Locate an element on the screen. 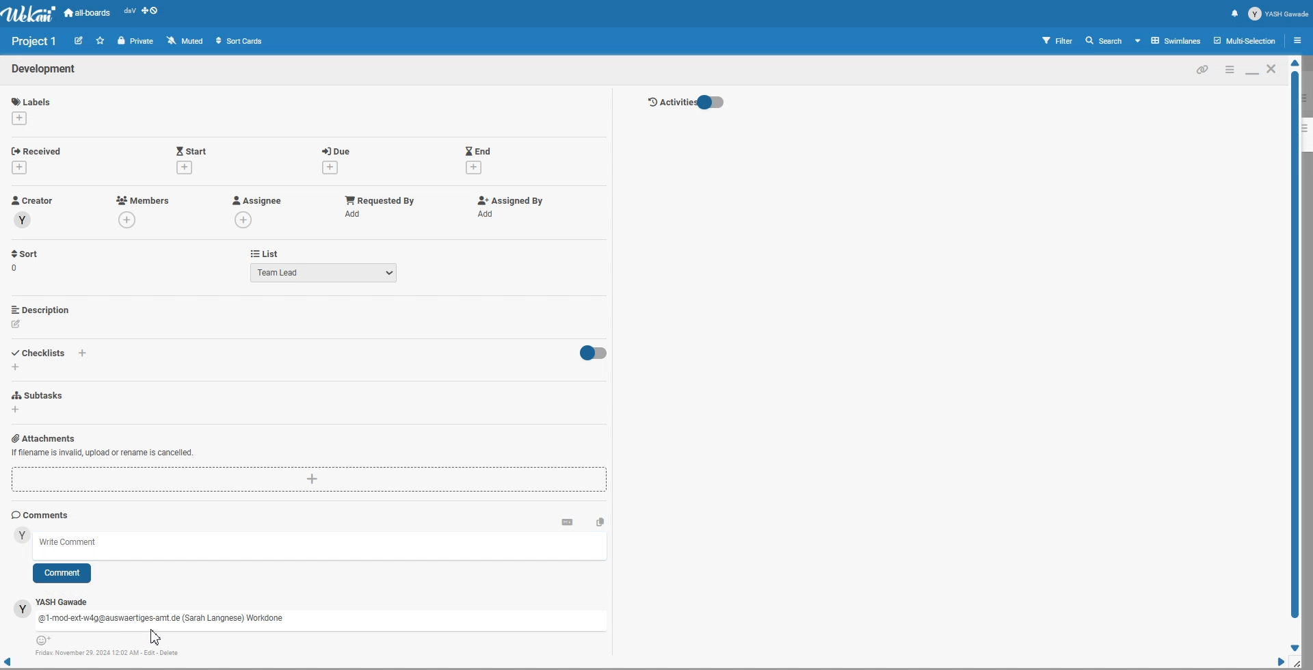  Add Members is located at coordinates (144, 200).